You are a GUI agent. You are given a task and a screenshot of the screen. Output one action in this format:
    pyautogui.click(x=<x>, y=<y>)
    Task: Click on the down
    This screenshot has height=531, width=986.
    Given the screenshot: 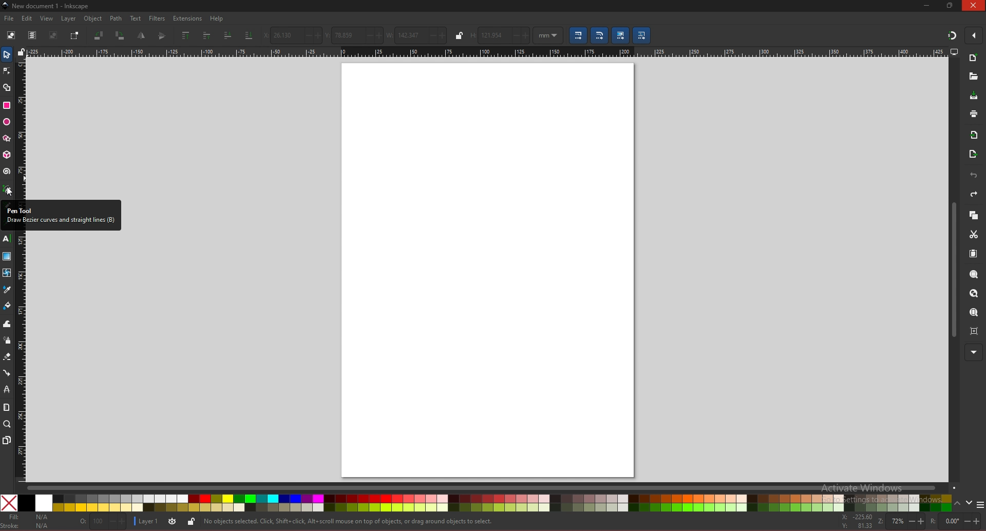 What is the action you would take?
    pyautogui.click(x=970, y=503)
    